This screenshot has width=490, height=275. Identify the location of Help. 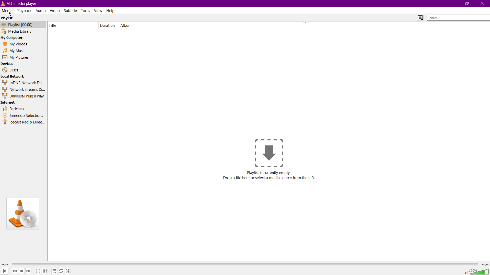
(110, 11).